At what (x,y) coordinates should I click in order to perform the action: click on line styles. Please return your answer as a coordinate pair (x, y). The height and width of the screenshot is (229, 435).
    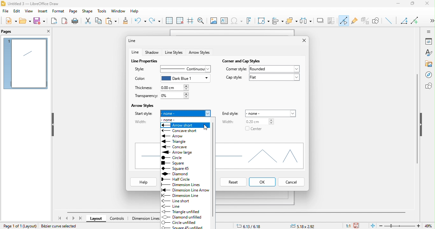
    Looking at the image, I should click on (174, 52).